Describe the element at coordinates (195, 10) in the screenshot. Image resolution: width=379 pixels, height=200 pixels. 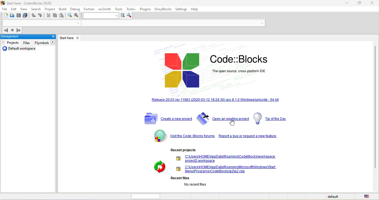
I see `help` at that location.